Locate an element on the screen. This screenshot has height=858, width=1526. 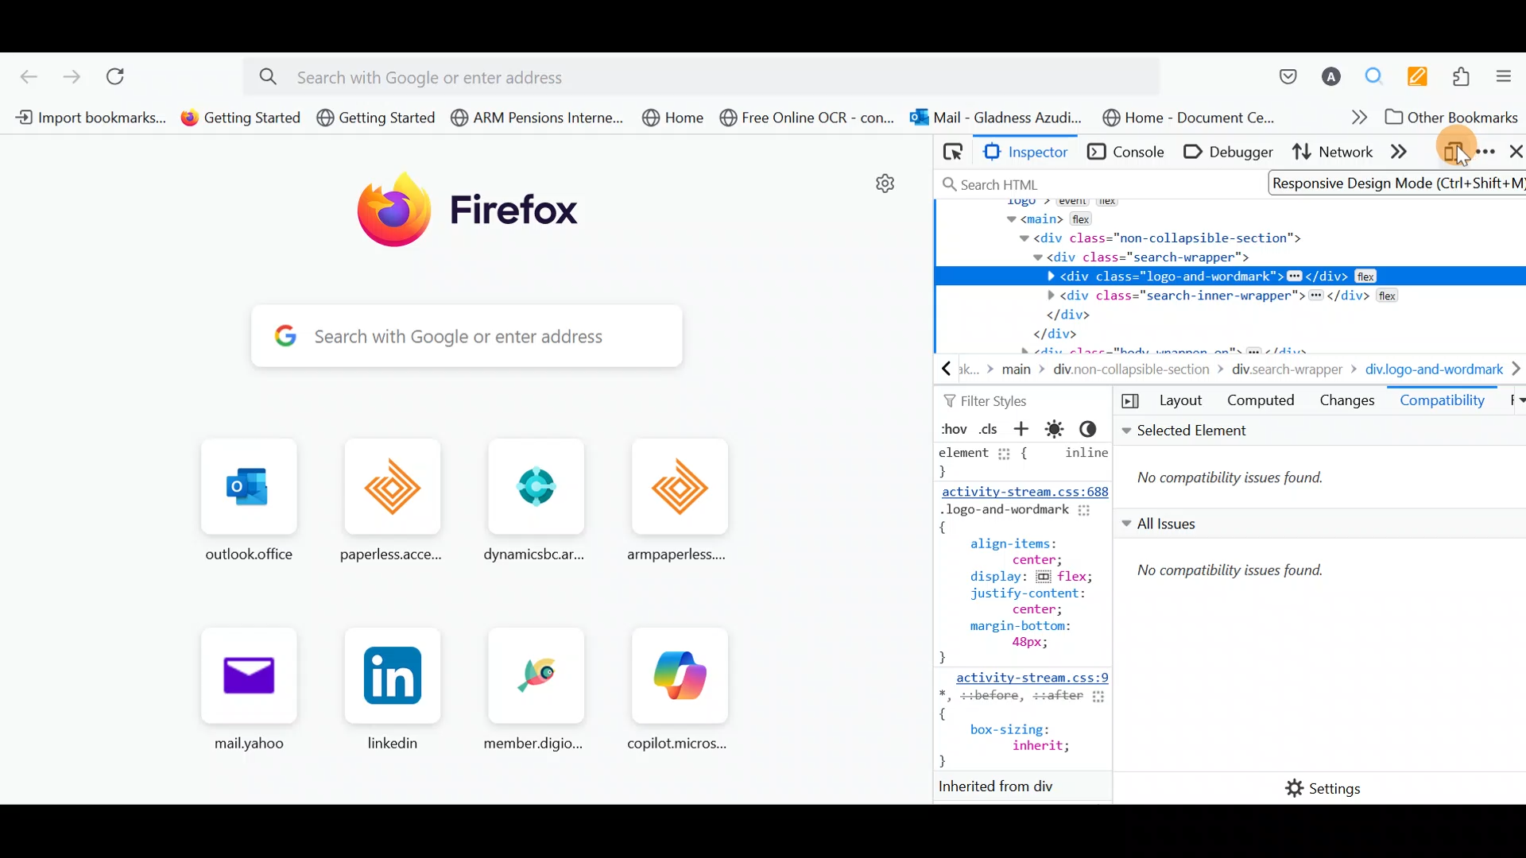
Search bar is located at coordinates (1089, 181).